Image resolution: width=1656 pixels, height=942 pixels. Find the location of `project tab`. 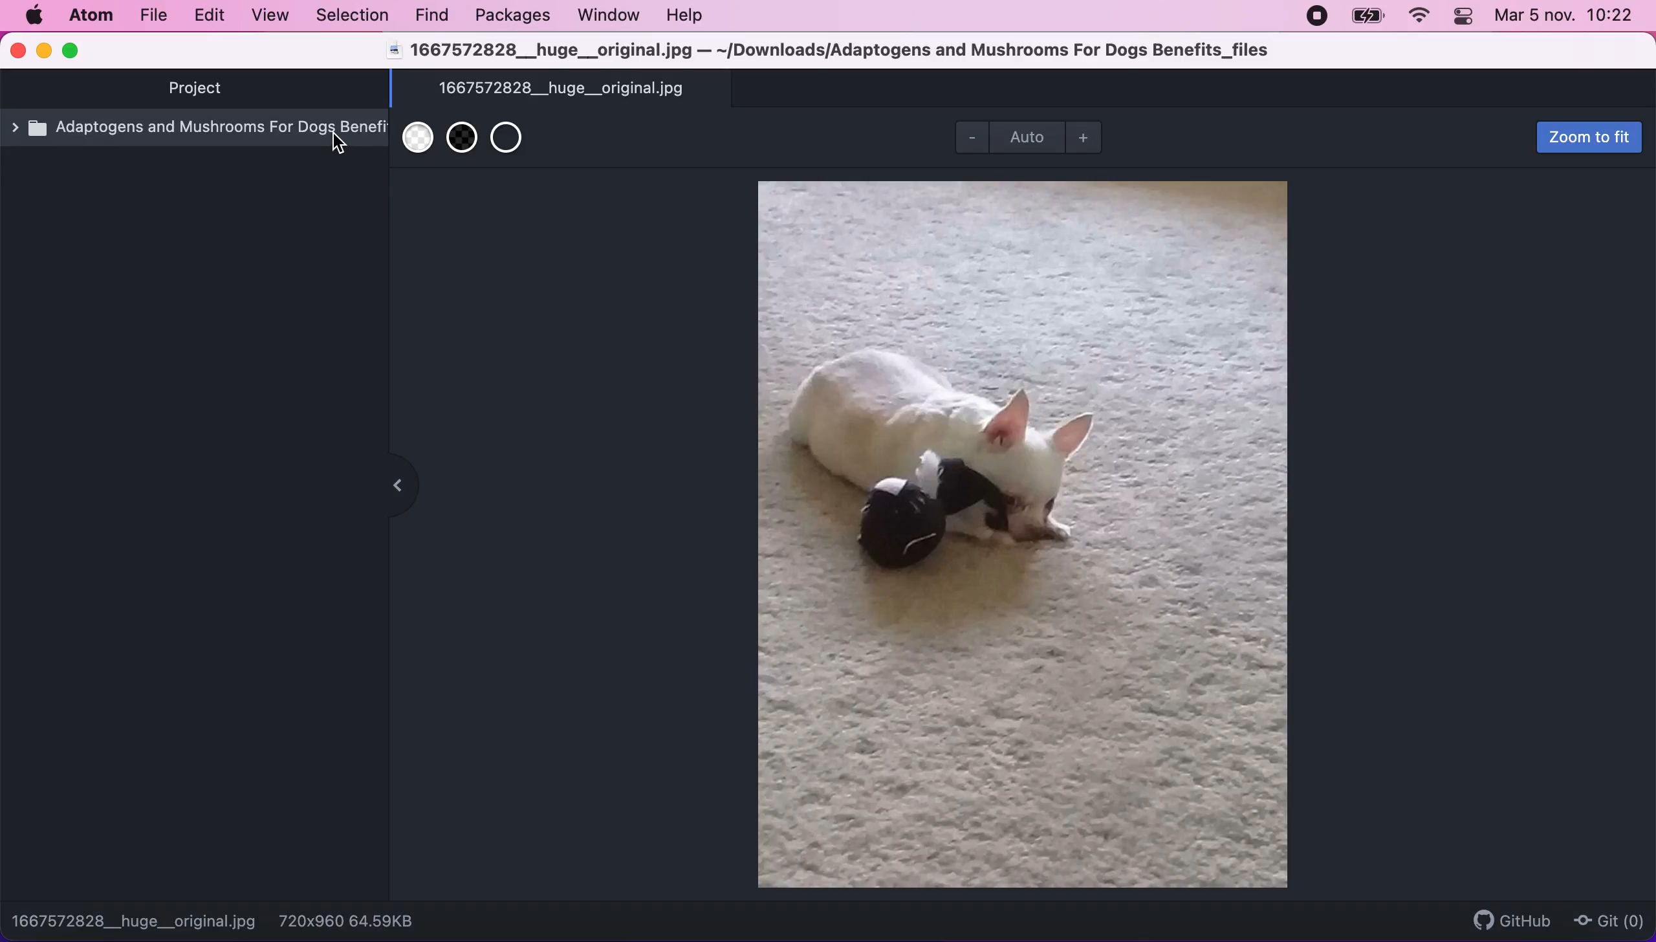

project tab is located at coordinates (201, 89).